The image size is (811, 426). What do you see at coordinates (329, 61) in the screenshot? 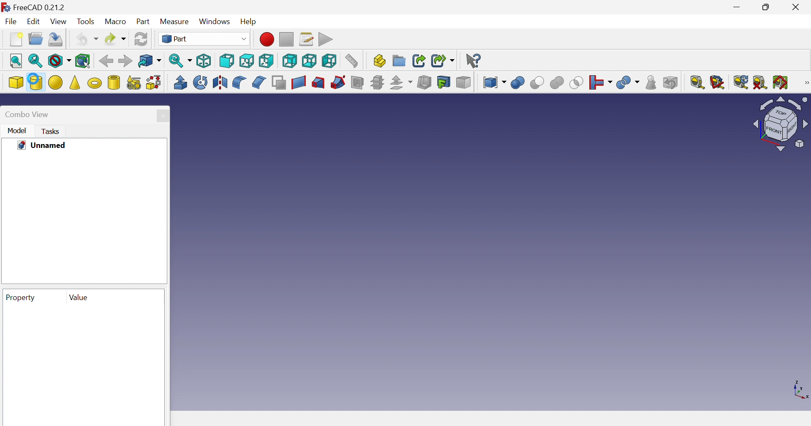
I see `Left` at bounding box center [329, 61].